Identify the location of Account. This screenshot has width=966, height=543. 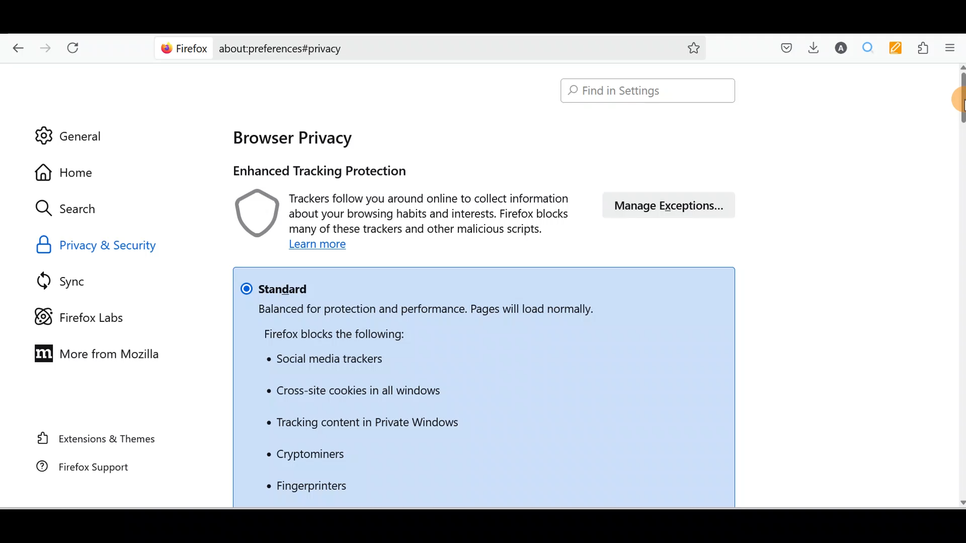
(841, 47).